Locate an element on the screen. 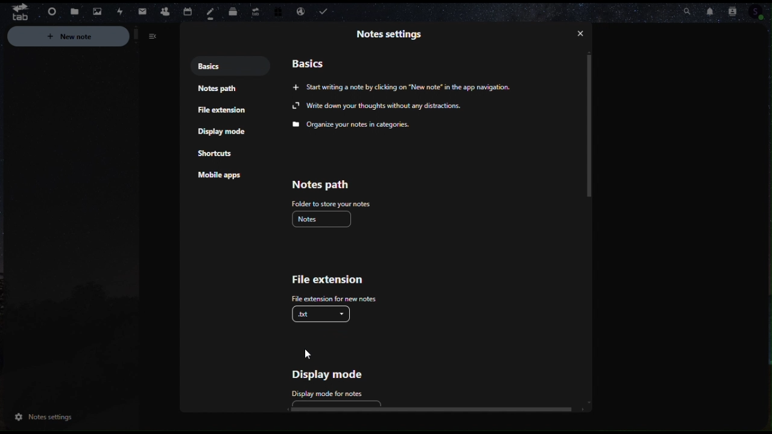 This screenshot has width=772, height=434. folder to store your notes is located at coordinates (331, 203).